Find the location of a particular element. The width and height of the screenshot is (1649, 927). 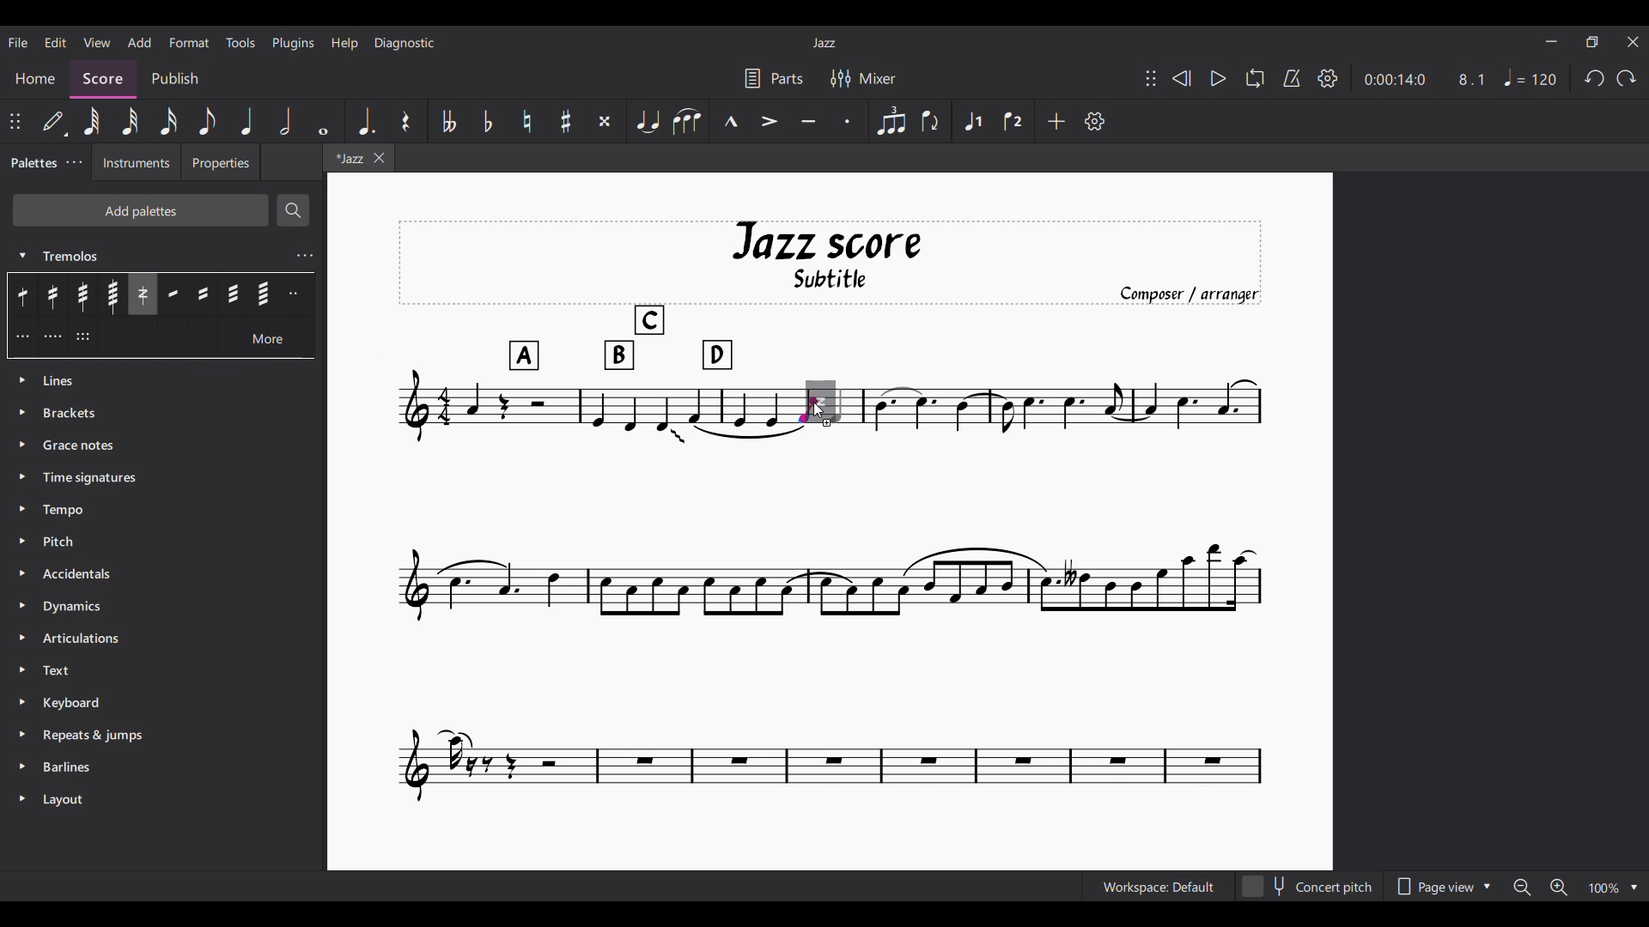

Rewind is located at coordinates (1181, 78).